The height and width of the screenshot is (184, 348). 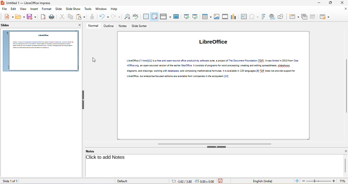 What do you see at coordinates (4, 9) in the screenshot?
I see `file` at bounding box center [4, 9].